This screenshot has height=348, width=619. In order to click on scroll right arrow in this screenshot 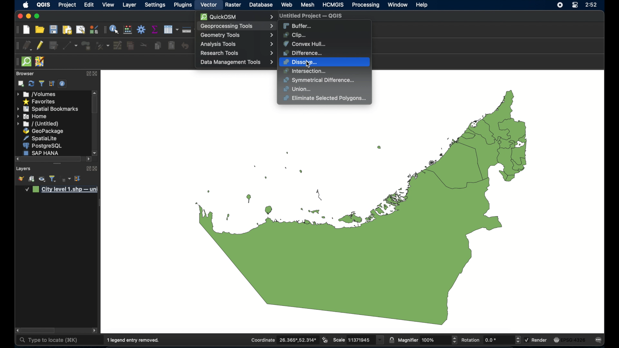, I will do `click(17, 159)`.